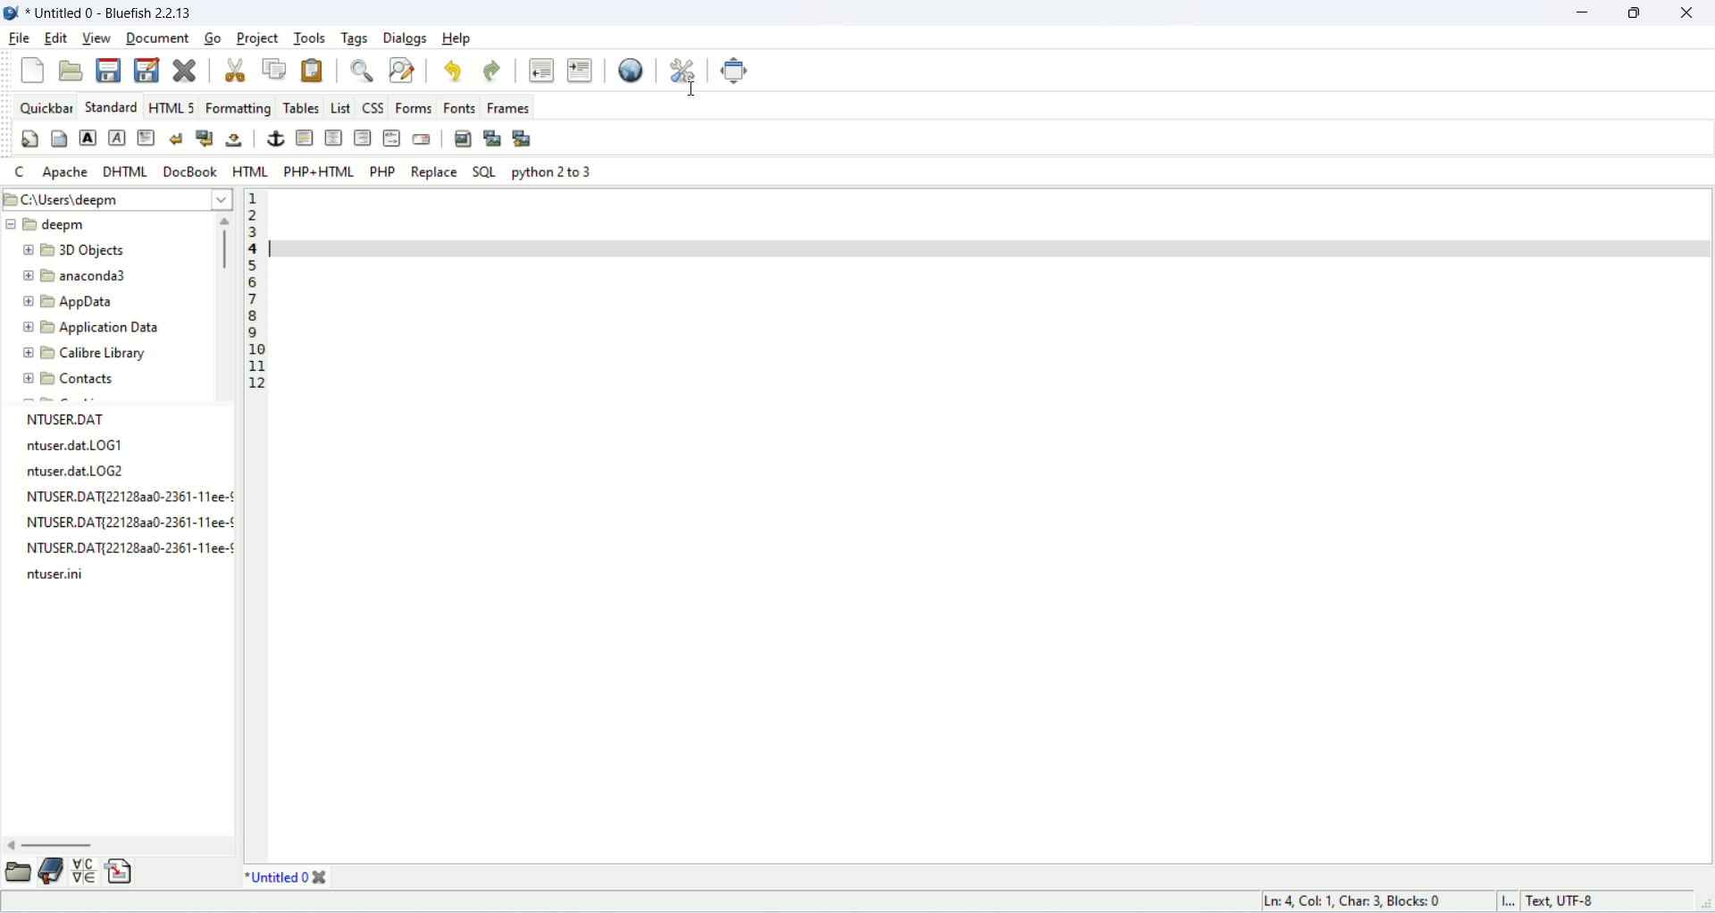 The width and height of the screenshot is (1715, 913). I want to click on document, so click(158, 38).